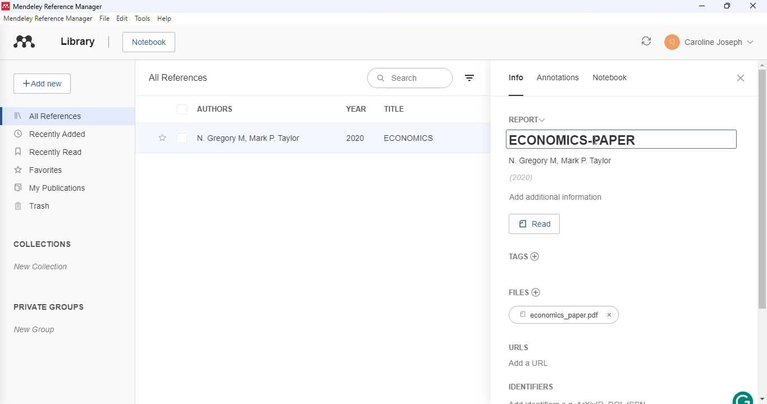 The image size is (767, 404). I want to click on recently added, so click(49, 134).